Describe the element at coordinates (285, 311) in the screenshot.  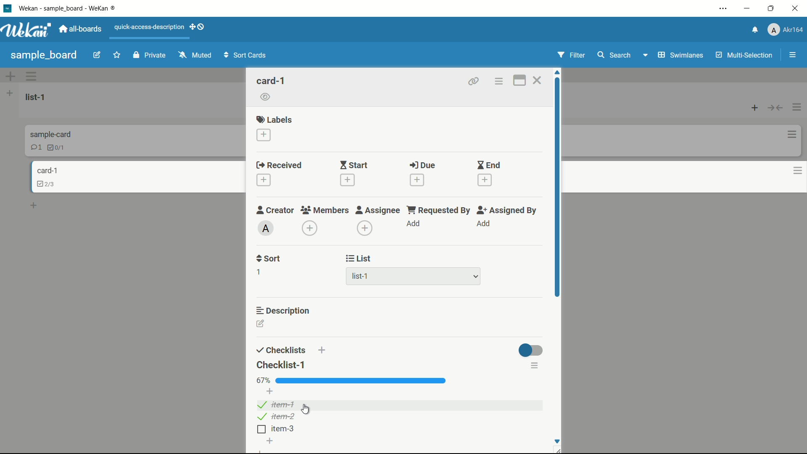
I see `description` at that location.